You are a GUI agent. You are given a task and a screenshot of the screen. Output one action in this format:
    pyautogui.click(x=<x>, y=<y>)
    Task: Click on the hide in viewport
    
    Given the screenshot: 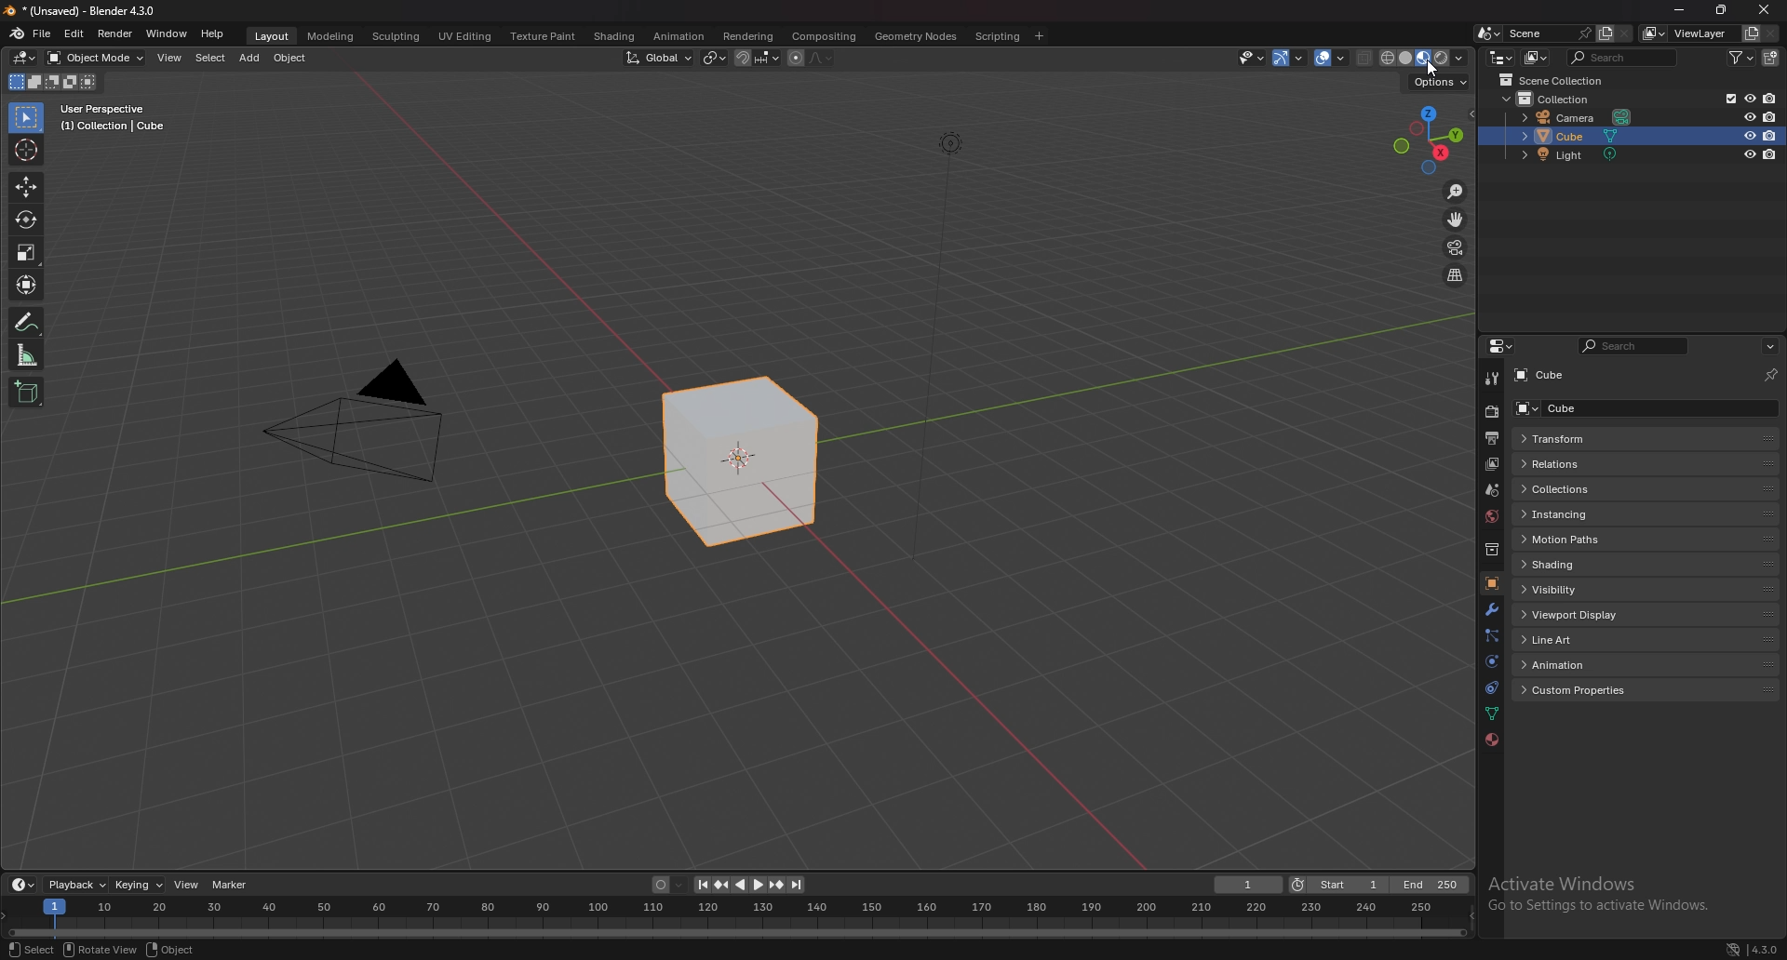 What is the action you would take?
    pyautogui.click(x=1747, y=154)
    